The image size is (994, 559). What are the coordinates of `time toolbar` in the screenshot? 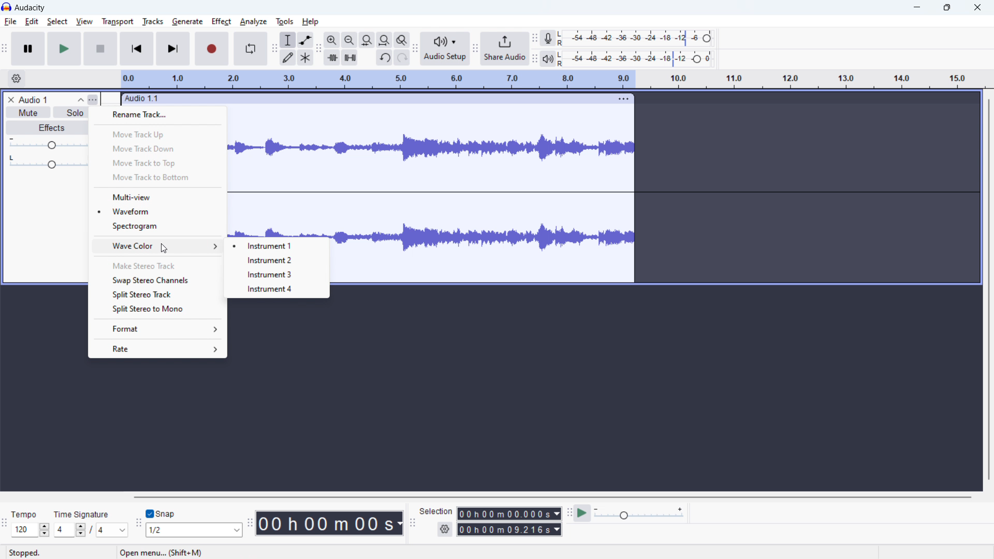 It's located at (250, 524).